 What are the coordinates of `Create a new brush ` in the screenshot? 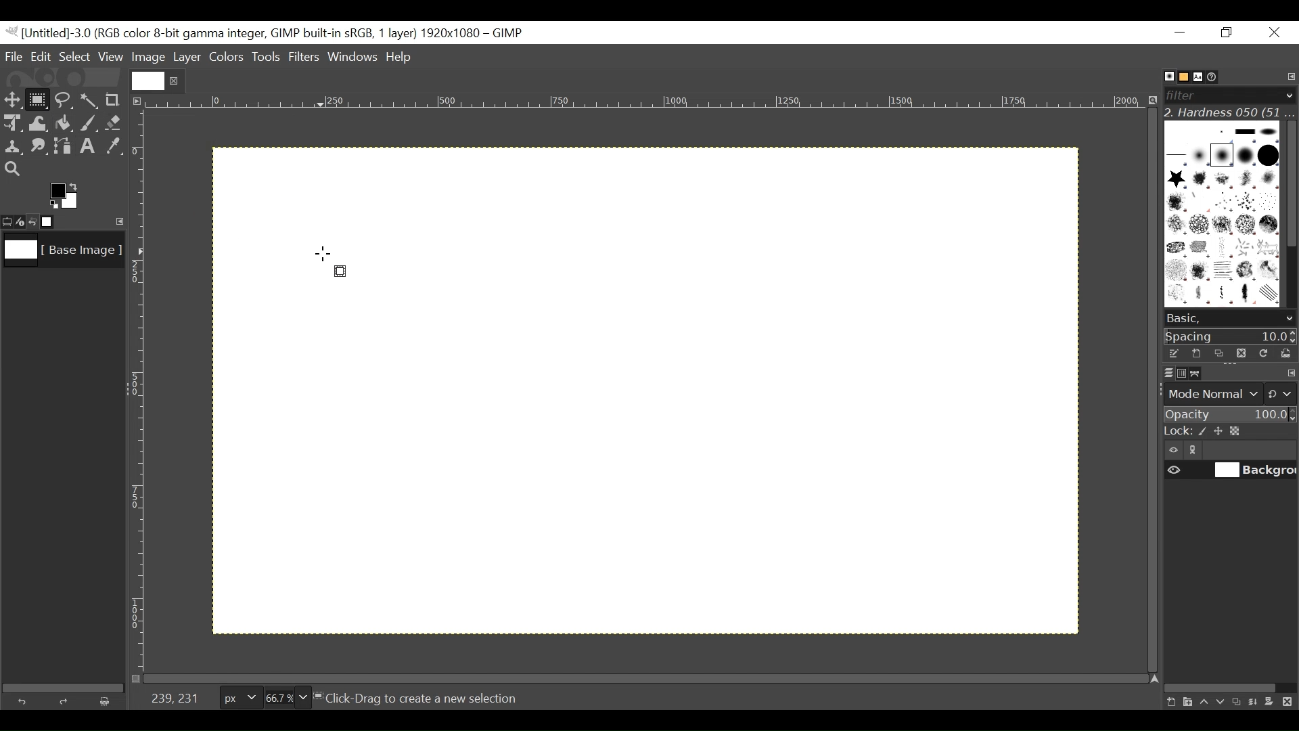 It's located at (1195, 353).